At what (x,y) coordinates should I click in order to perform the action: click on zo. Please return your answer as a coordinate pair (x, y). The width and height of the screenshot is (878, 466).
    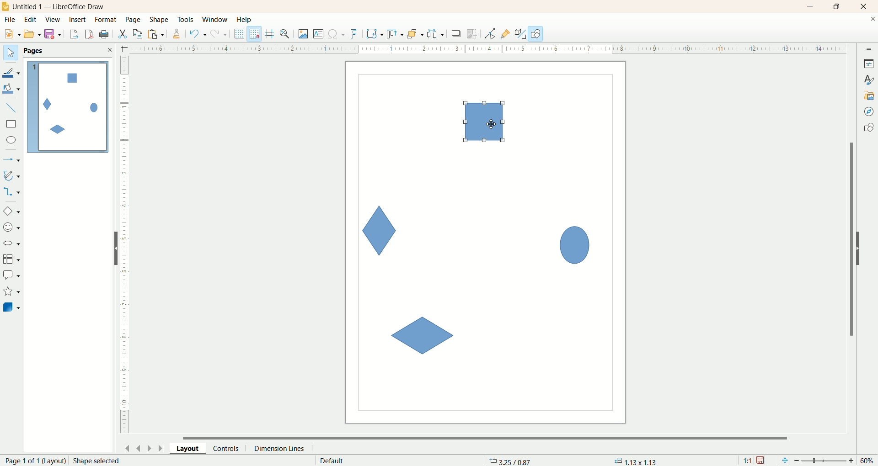
    Looking at the image, I should click on (286, 34).